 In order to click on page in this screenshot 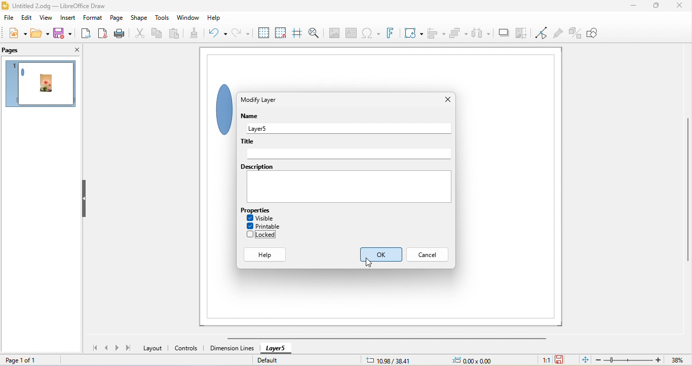, I will do `click(118, 18)`.